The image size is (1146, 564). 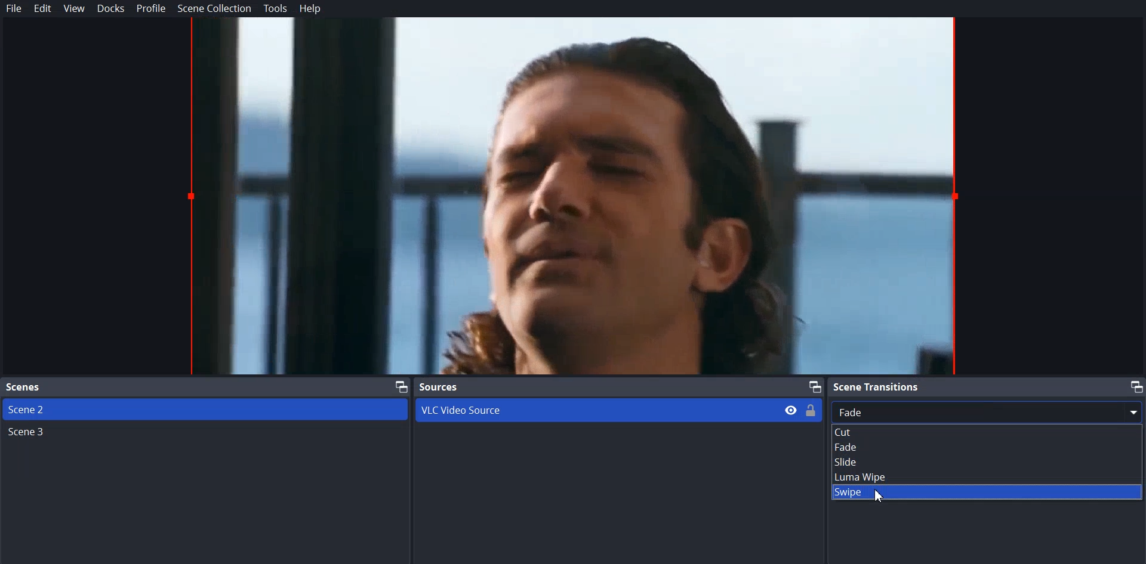 What do you see at coordinates (206, 409) in the screenshot?
I see `Scene 2` at bounding box center [206, 409].